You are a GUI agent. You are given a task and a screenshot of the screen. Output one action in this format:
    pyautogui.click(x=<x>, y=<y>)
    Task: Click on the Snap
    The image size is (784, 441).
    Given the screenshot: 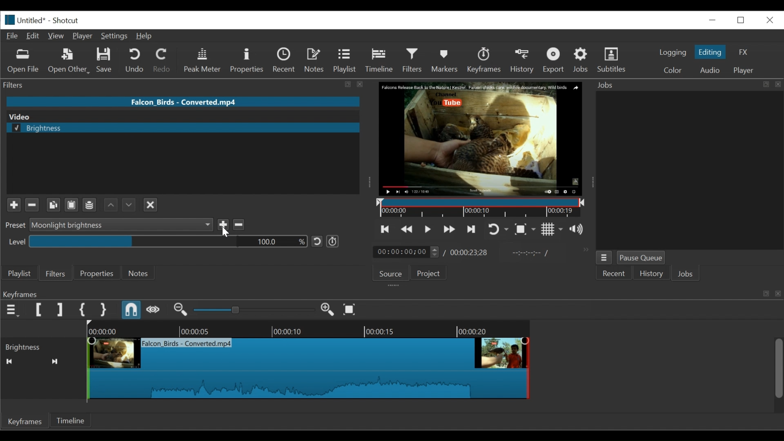 What is the action you would take?
    pyautogui.click(x=132, y=310)
    